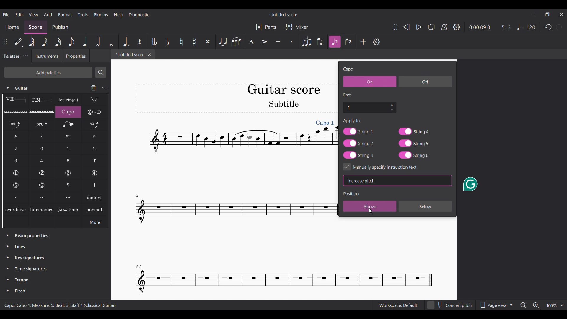  What do you see at coordinates (19, 15) in the screenshot?
I see `Edit menu` at bounding box center [19, 15].